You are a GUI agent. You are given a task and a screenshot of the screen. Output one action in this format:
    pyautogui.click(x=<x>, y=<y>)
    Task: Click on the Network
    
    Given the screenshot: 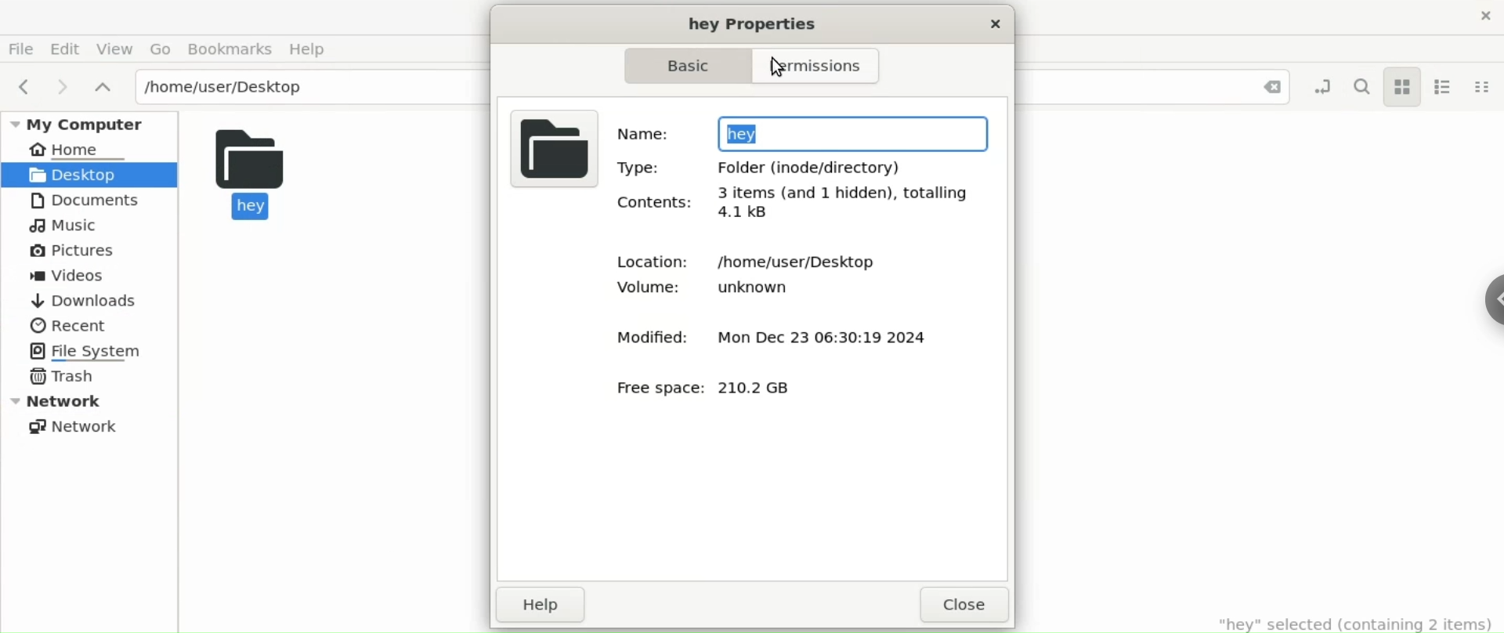 What is the action you would take?
    pyautogui.click(x=91, y=402)
    